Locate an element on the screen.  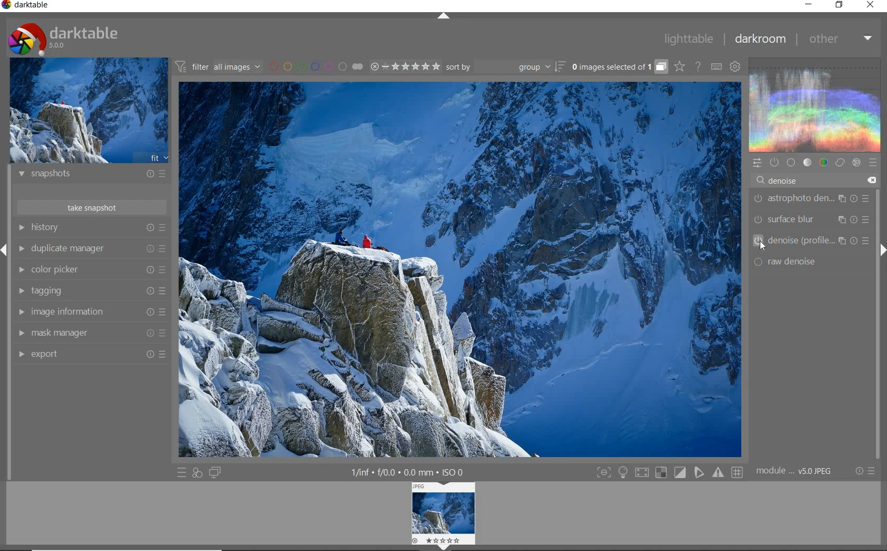
duplicate manager is located at coordinates (91, 249).